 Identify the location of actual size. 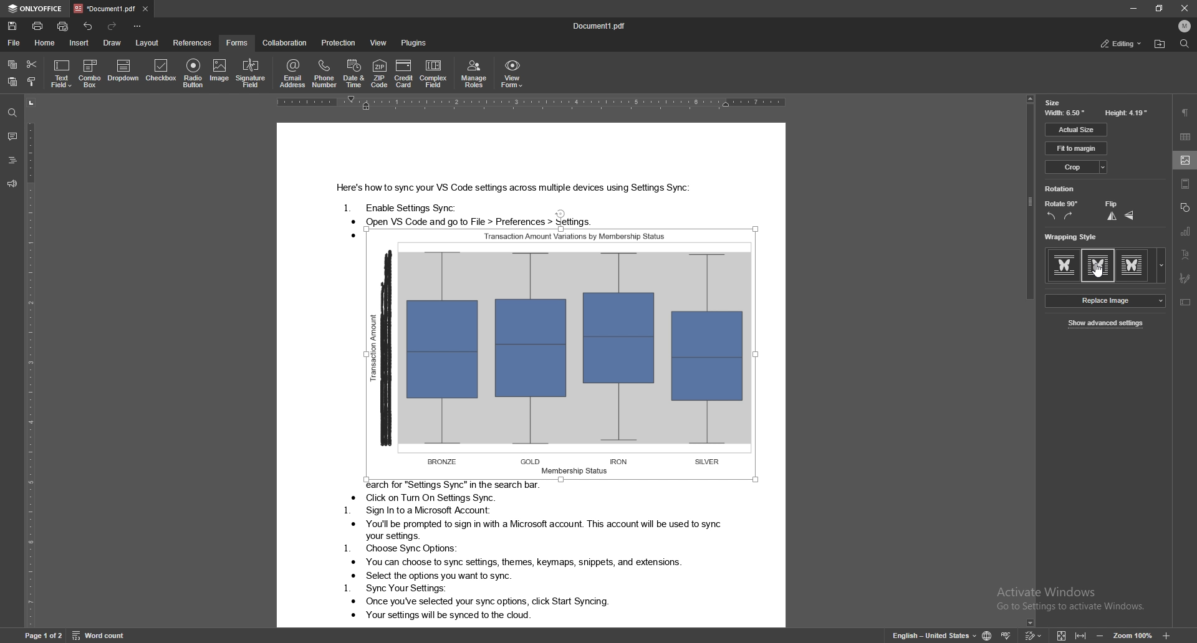
(1076, 130).